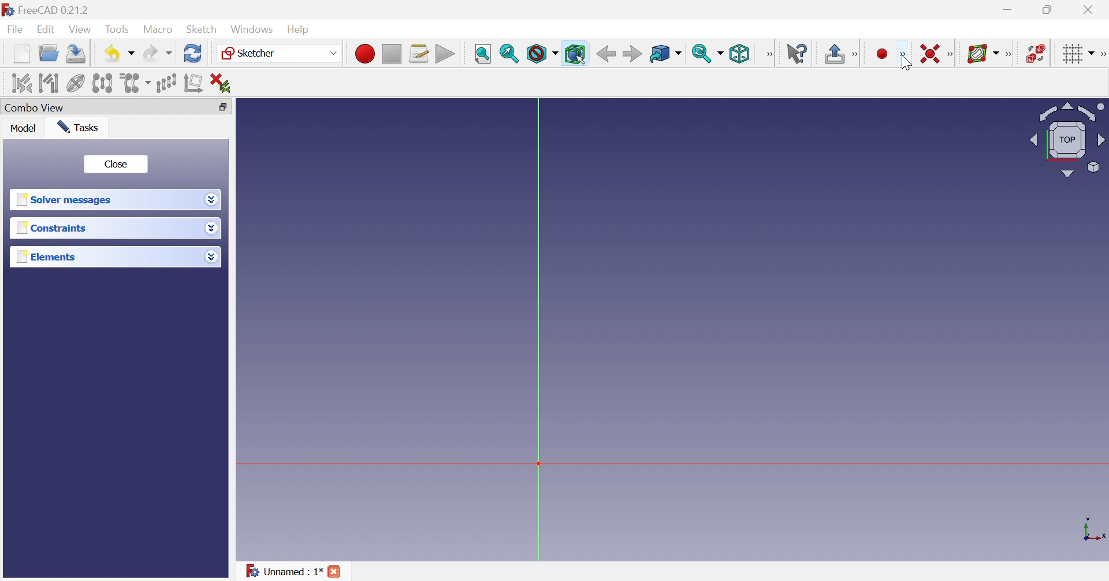 This screenshot has height=581, width=1109. Describe the element at coordinates (951, 53) in the screenshot. I see `Sketcher constraints` at that location.